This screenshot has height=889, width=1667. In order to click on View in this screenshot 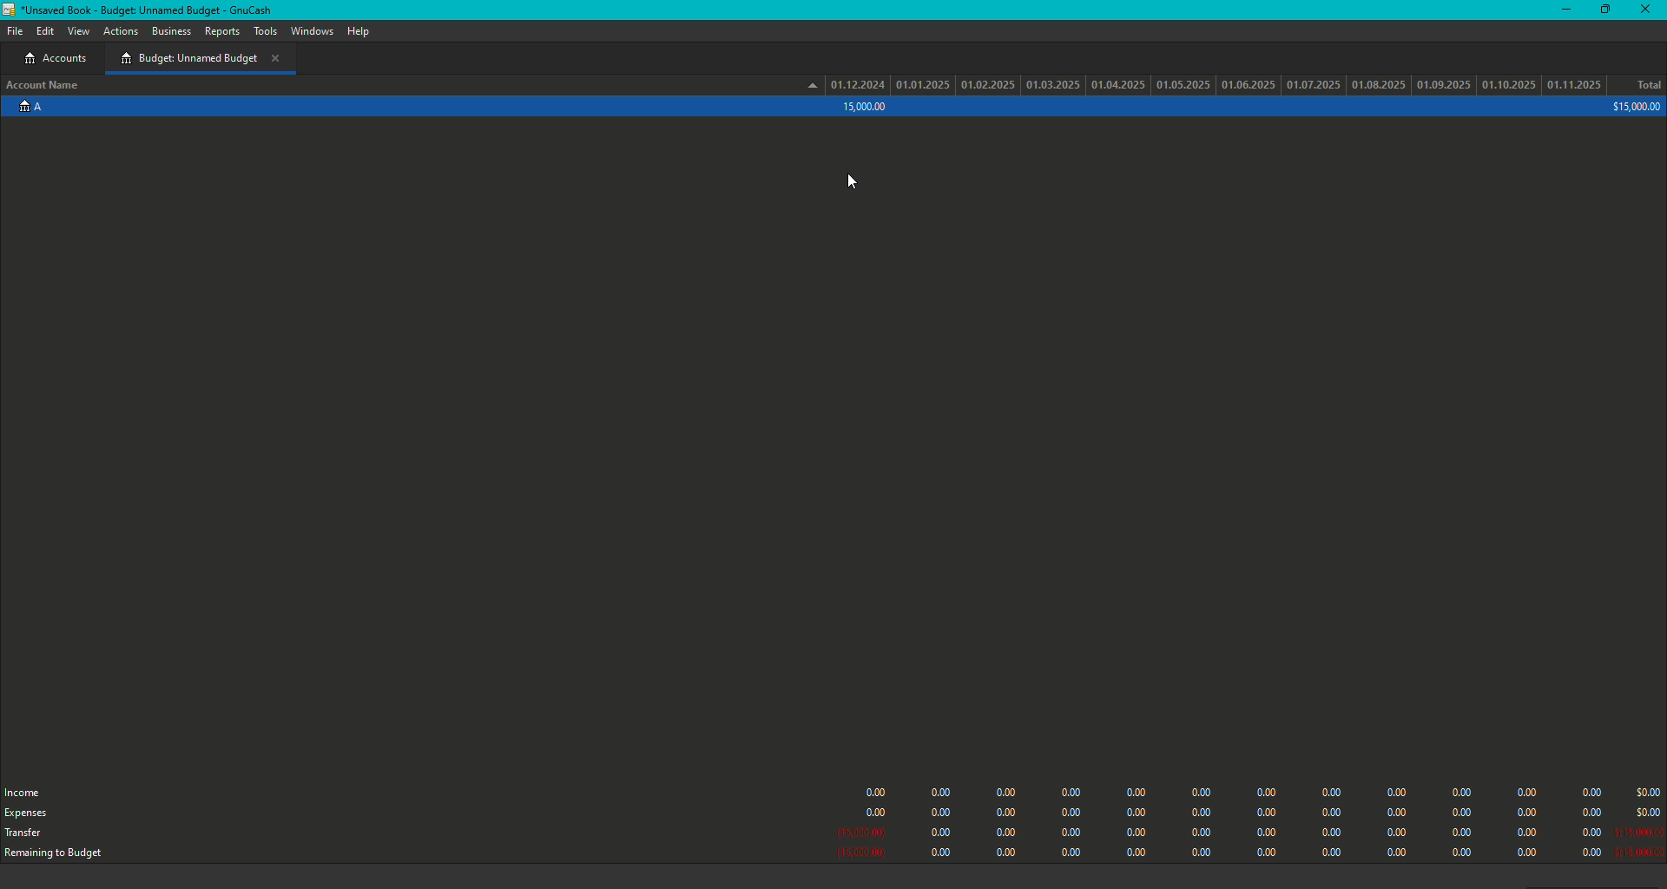, I will do `click(79, 32)`.